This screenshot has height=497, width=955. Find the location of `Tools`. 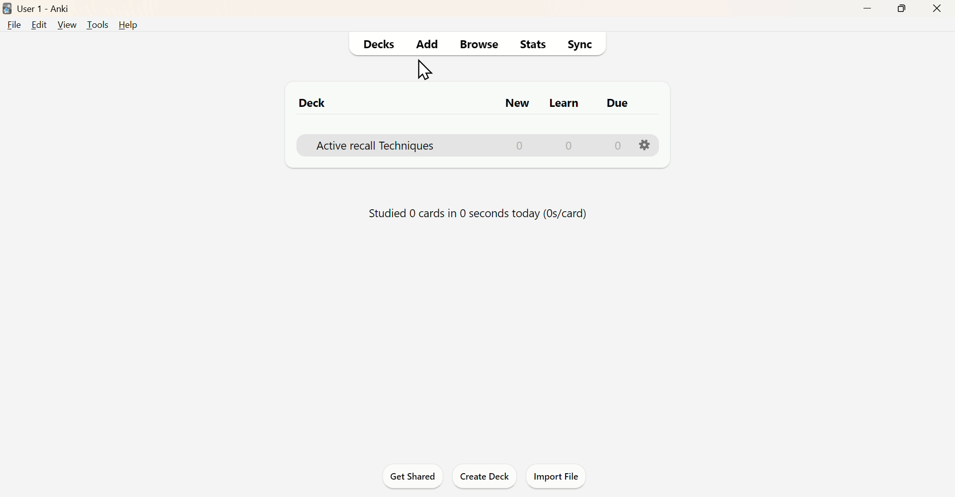

Tools is located at coordinates (95, 24).